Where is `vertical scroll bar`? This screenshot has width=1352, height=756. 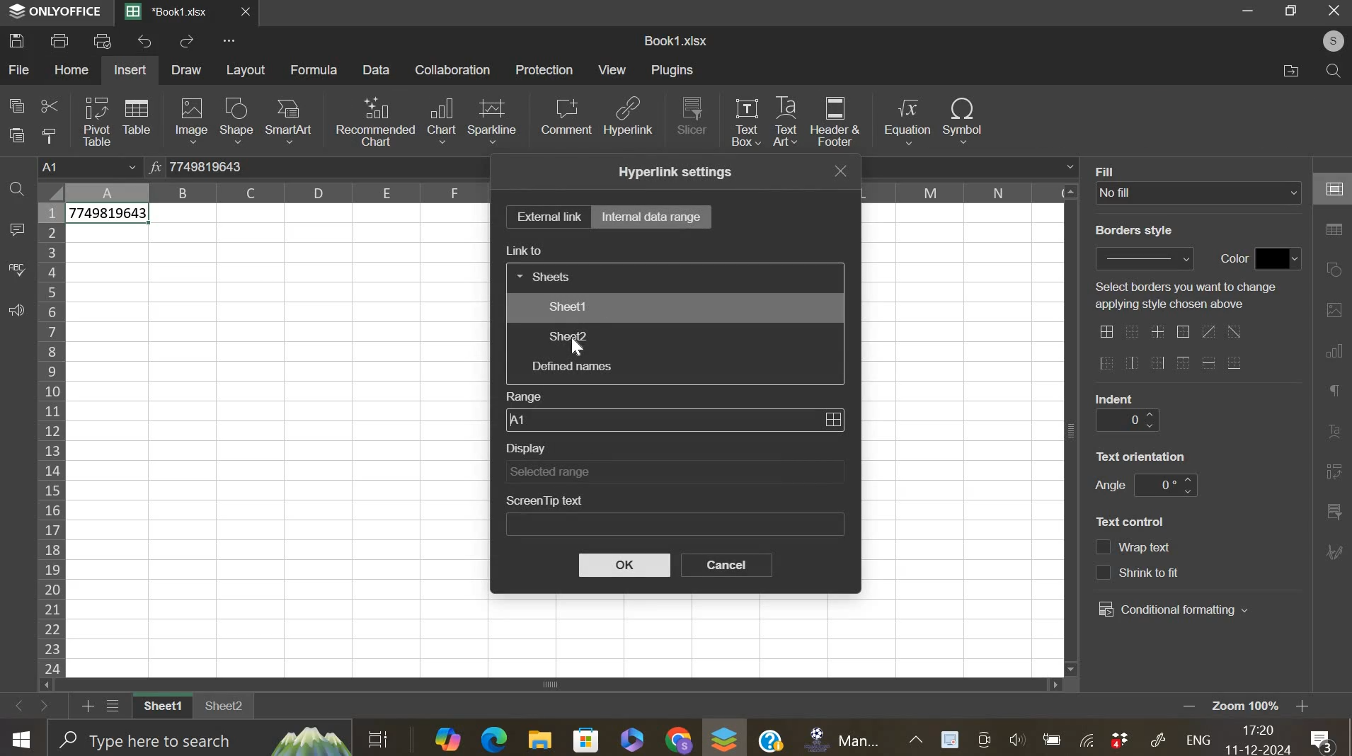
vertical scroll bar is located at coordinates (1072, 430).